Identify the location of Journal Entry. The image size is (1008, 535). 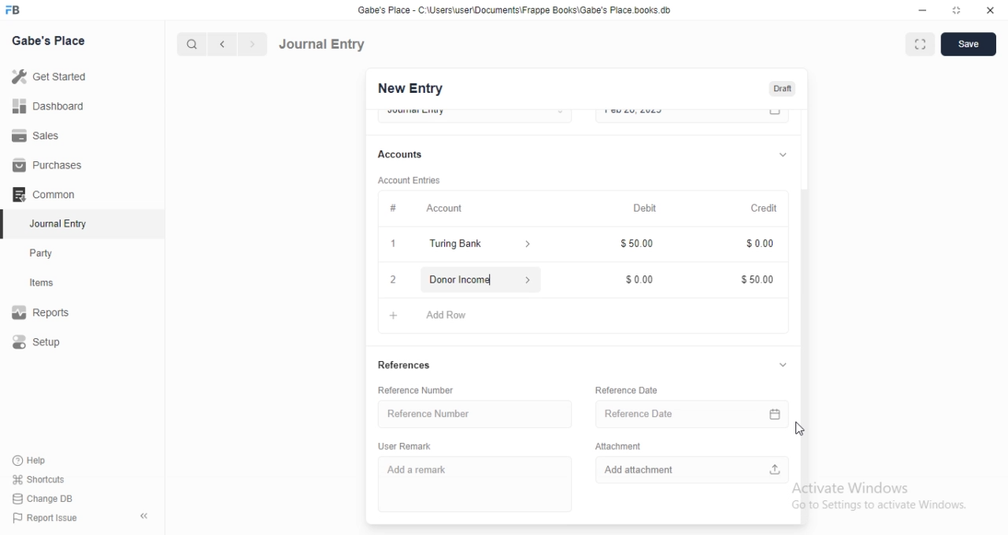
(51, 225).